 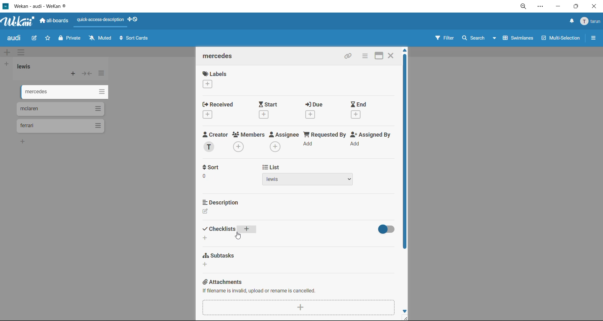 I want to click on checklist, so click(x=231, y=233).